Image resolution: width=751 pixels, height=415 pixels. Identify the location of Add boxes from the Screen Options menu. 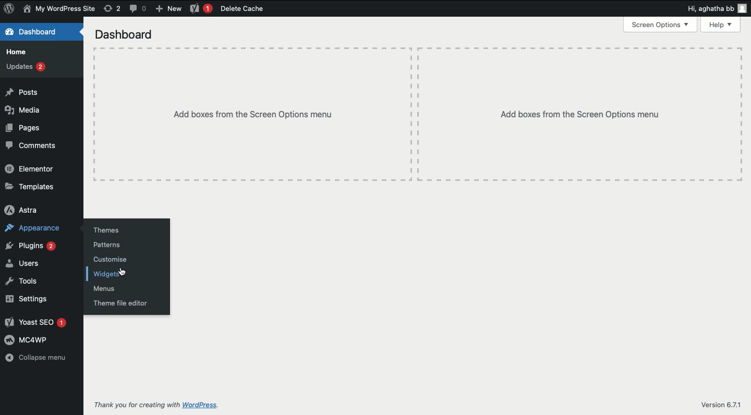
(246, 103).